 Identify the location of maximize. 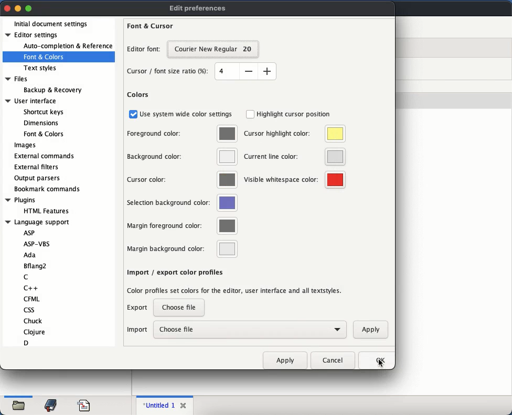
(29, 8).